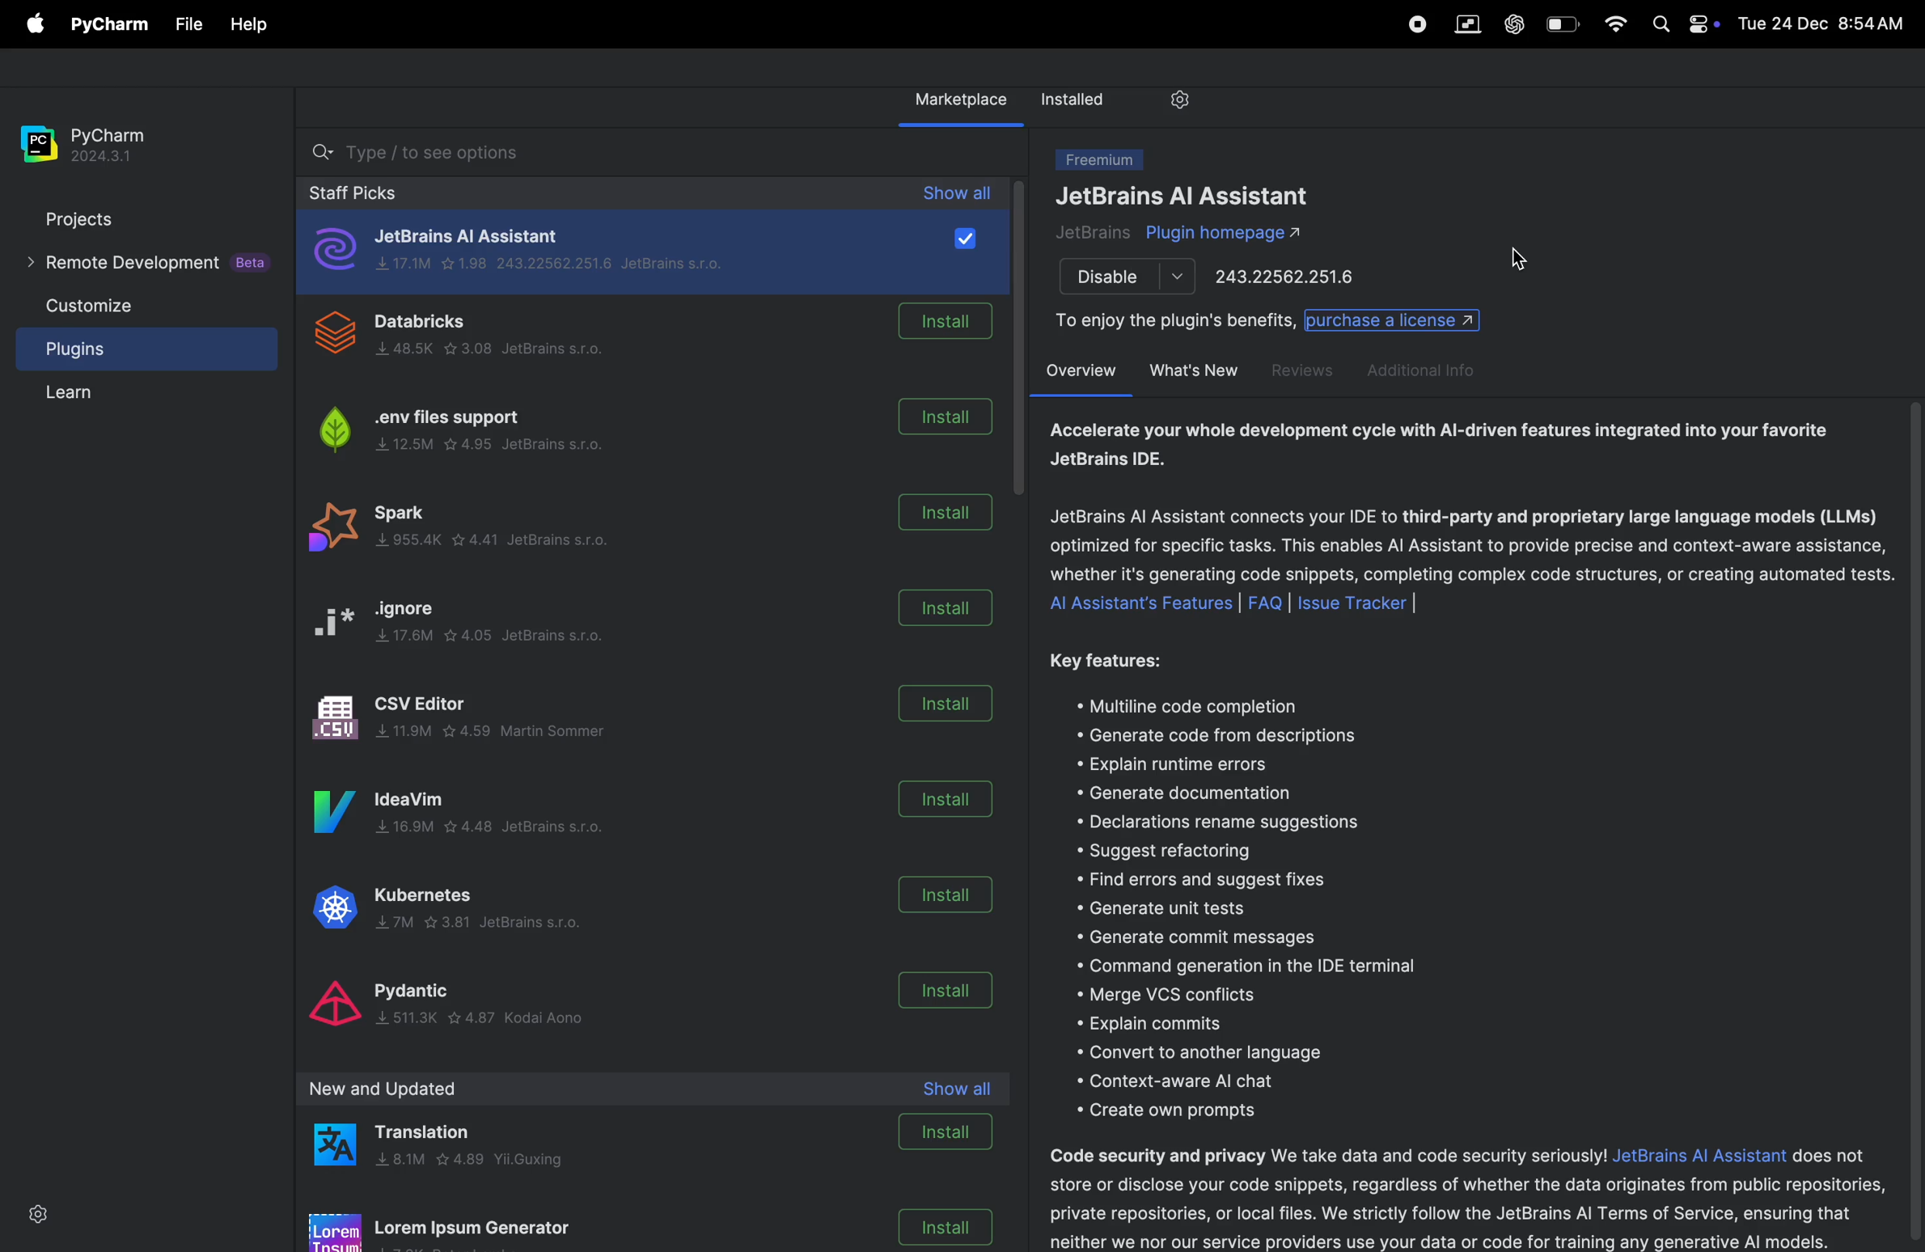 The width and height of the screenshot is (1925, 1252). What do you see at coordinates (112, 142) in the screenshot?
I see `pycharm version` at bounding box center [112, 142].